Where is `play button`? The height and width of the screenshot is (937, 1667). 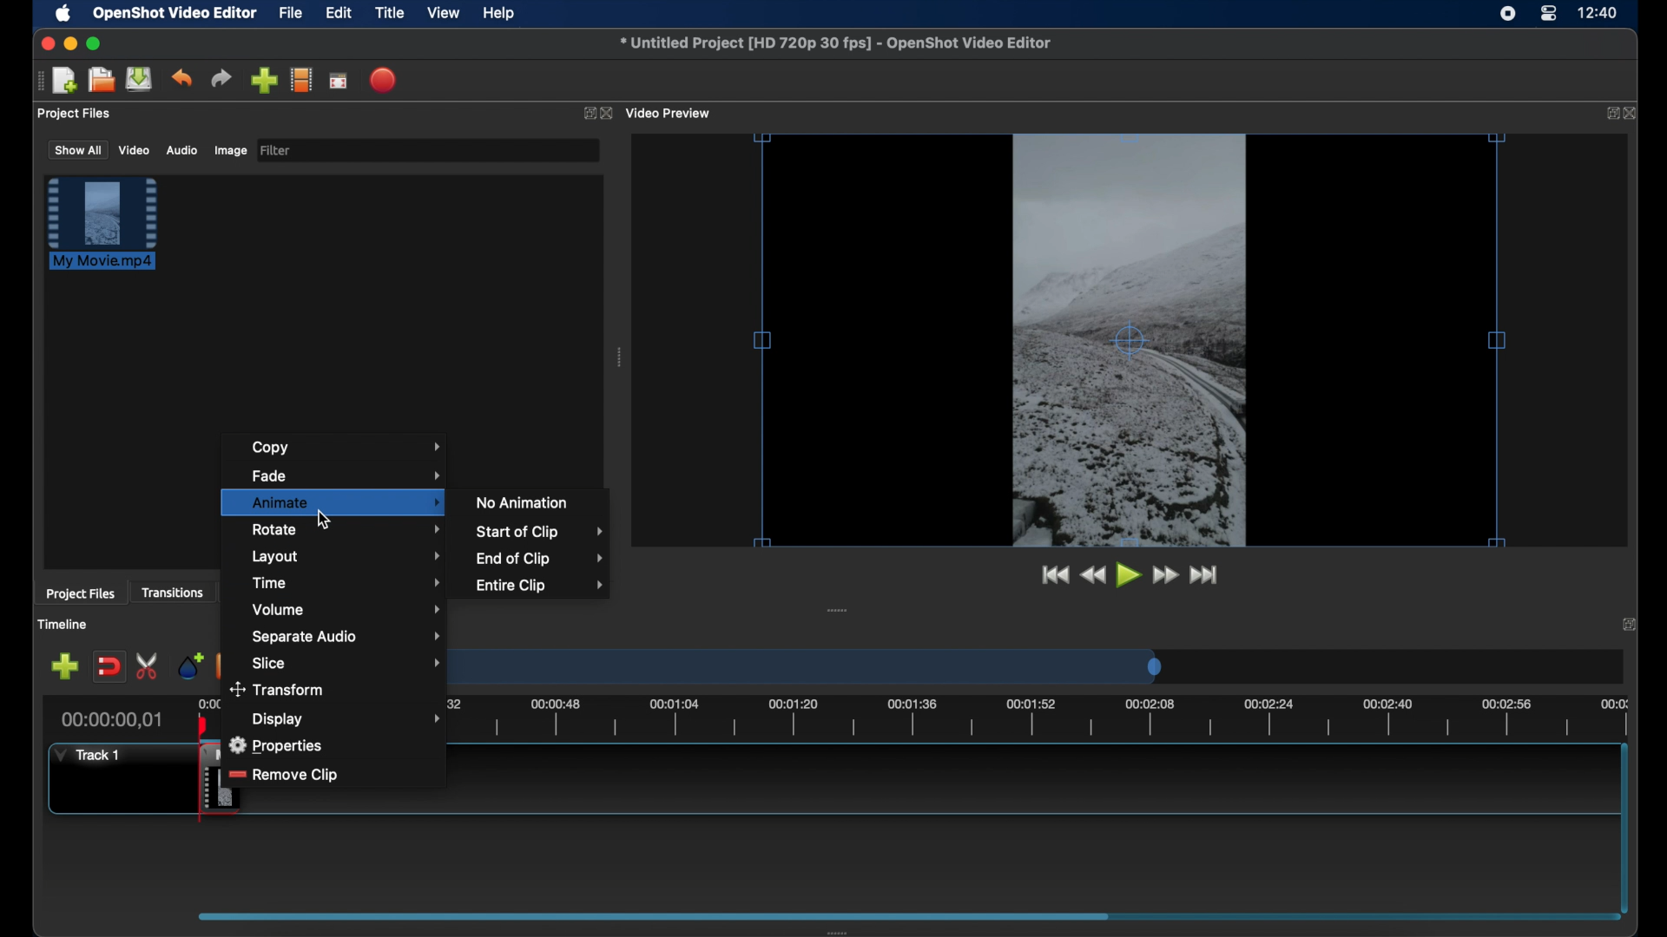
play button is located at coordinates (1130, 576).